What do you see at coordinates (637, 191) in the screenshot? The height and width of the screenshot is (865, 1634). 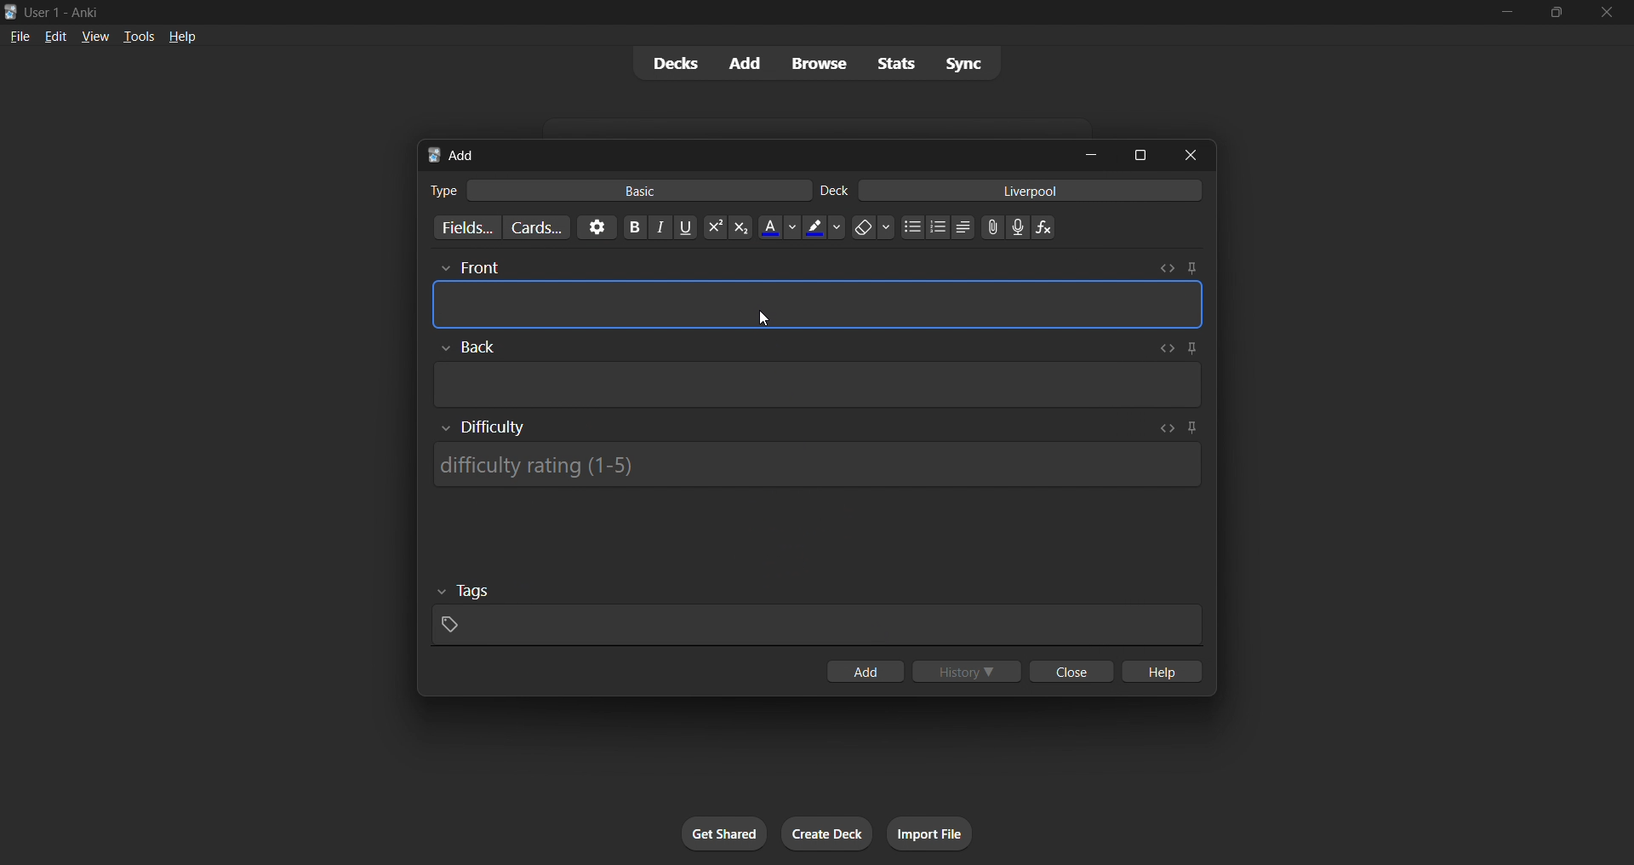 I see `basic card type` at bounding box center [637, 191].